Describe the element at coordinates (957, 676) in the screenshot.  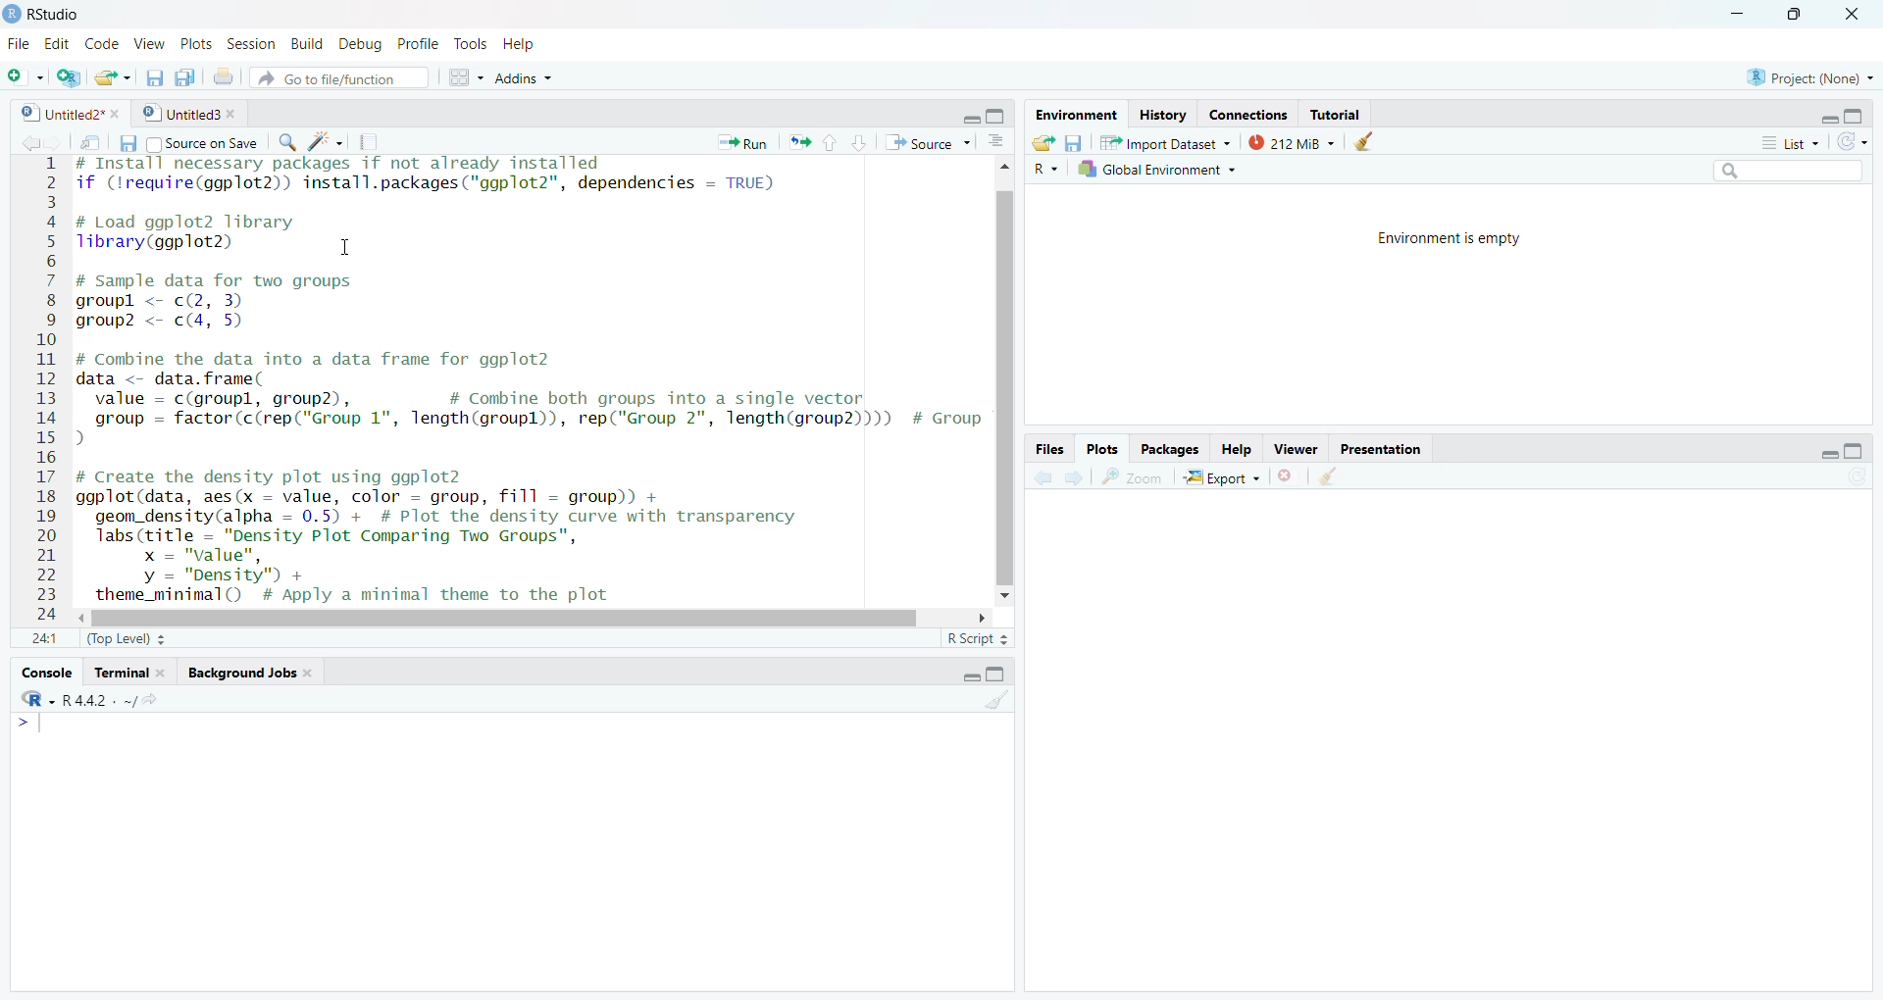
I see `minimize` at that location.